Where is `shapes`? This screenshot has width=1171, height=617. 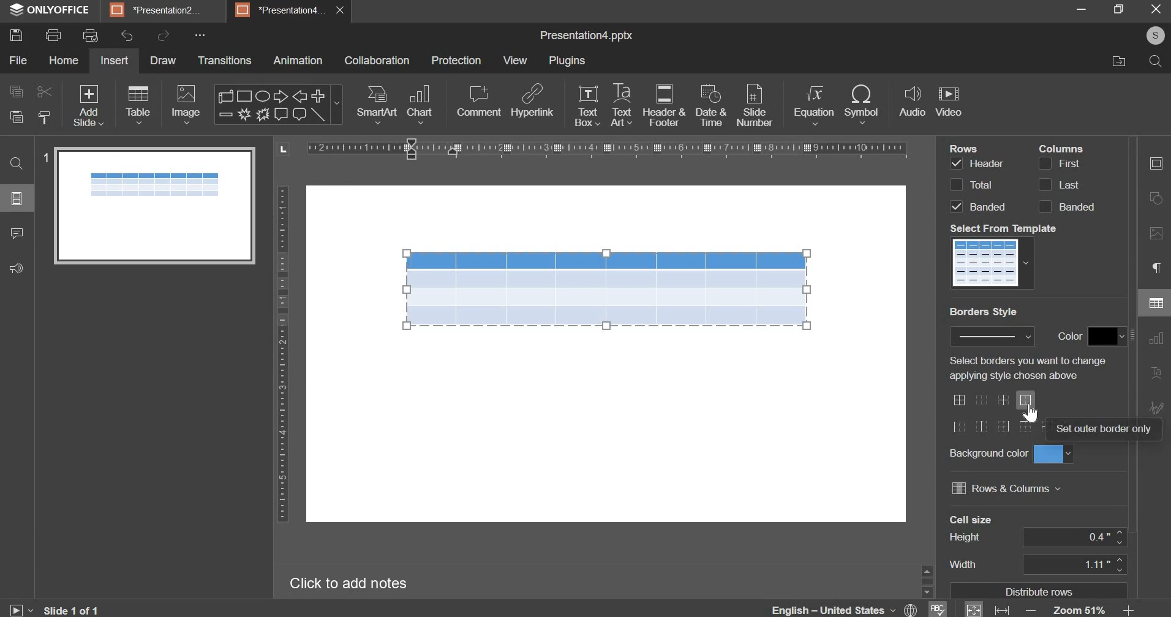 shapes is located at coordinates (277, 105).